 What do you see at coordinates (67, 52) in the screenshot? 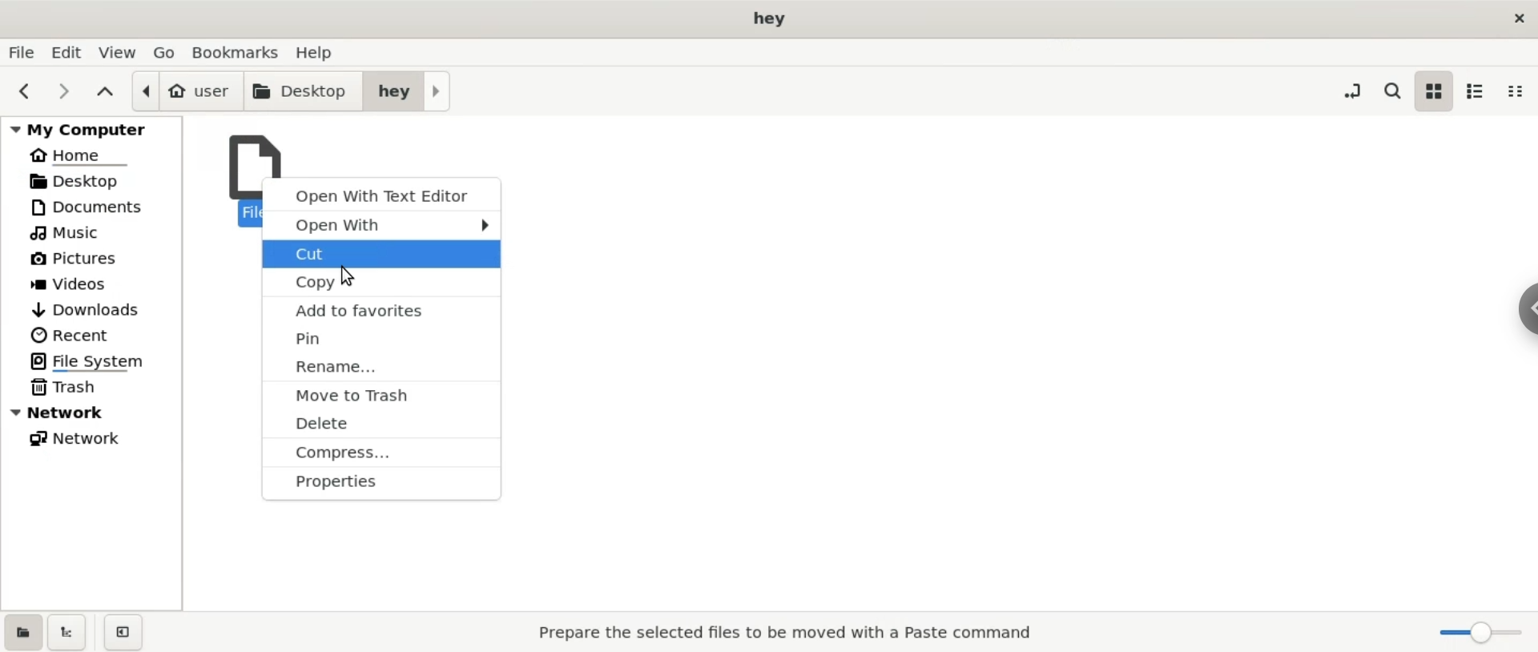
I see `edit` at bounding box center [67, 52].